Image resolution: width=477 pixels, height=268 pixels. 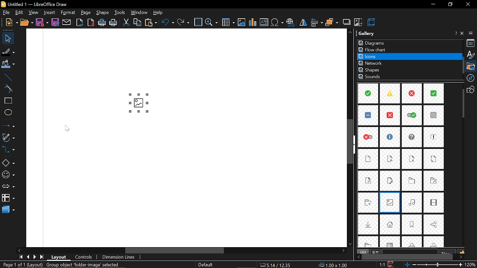 I want to click on icons, so click(x=372, y=56).